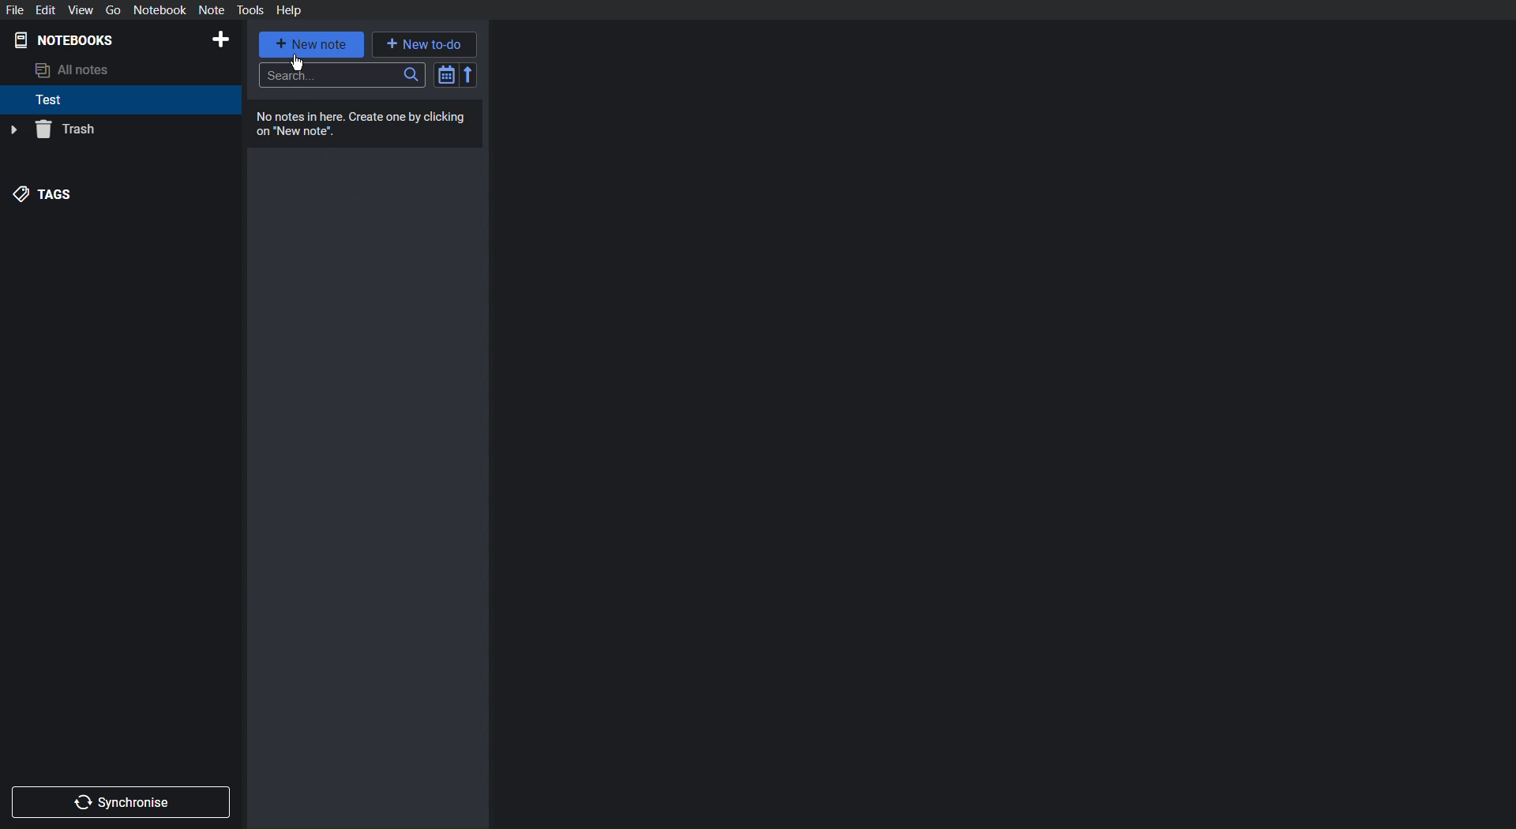  What do you see at coordinates (13, 10) in the screenshot?
I see `File` at bounding box center [13, 10].